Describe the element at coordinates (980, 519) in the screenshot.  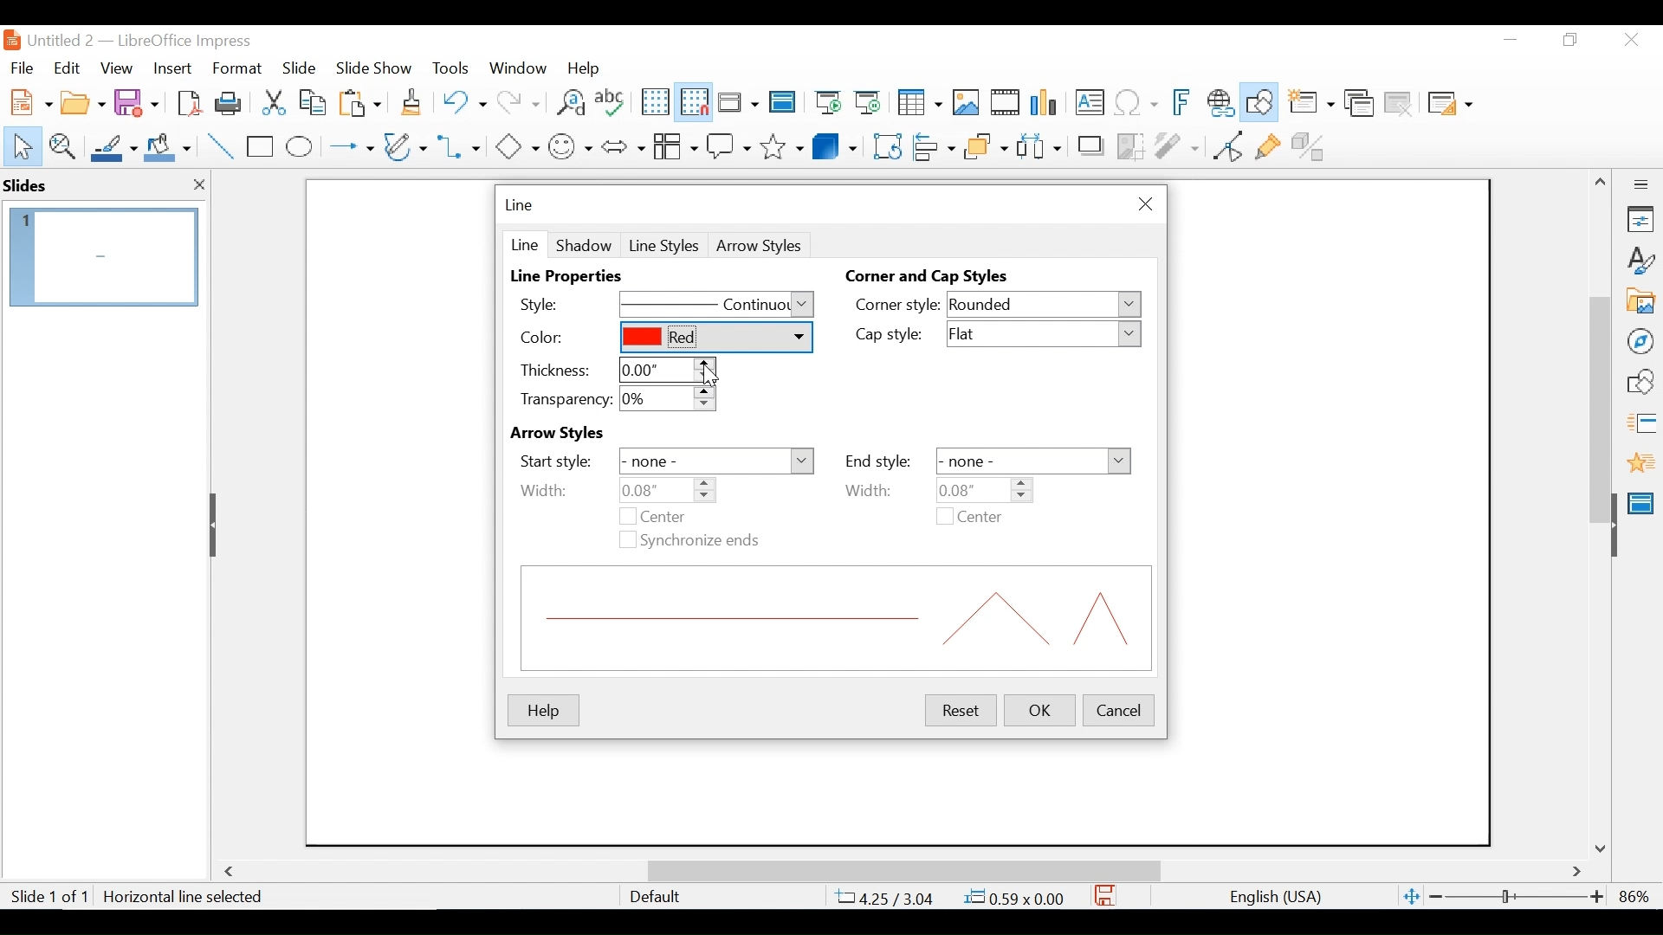
I see `Center` at that location.